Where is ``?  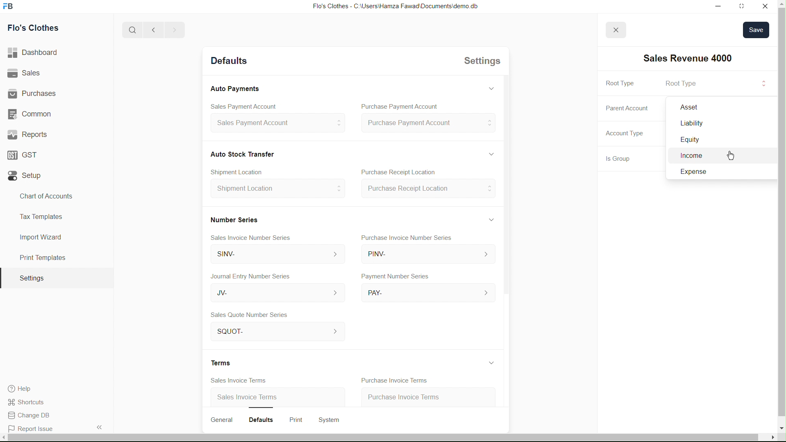
 is located at coordinates (696, 173).